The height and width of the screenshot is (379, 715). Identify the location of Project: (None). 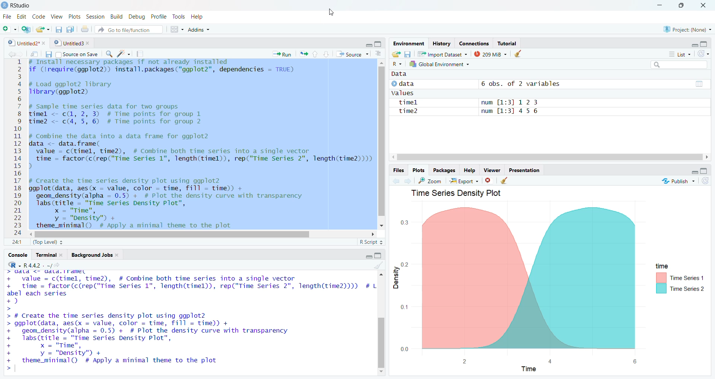
(687, 29).